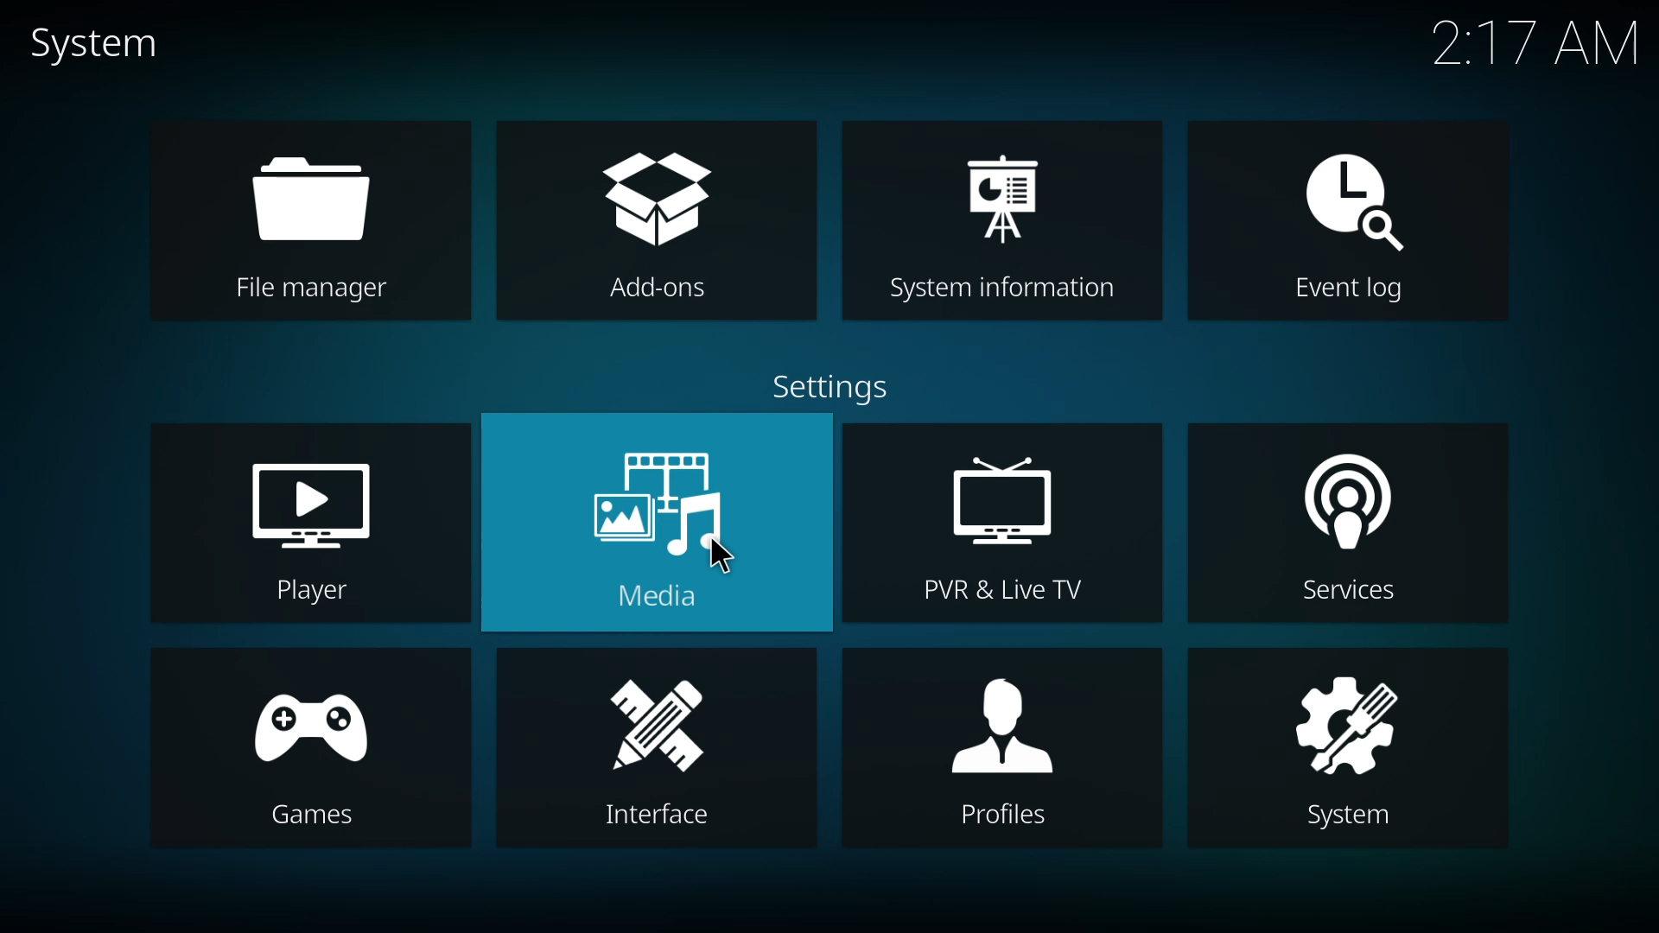  What do you see at coordinates (312, 528) in the screenshot?
I see `player` at bounding box center [312, 528].